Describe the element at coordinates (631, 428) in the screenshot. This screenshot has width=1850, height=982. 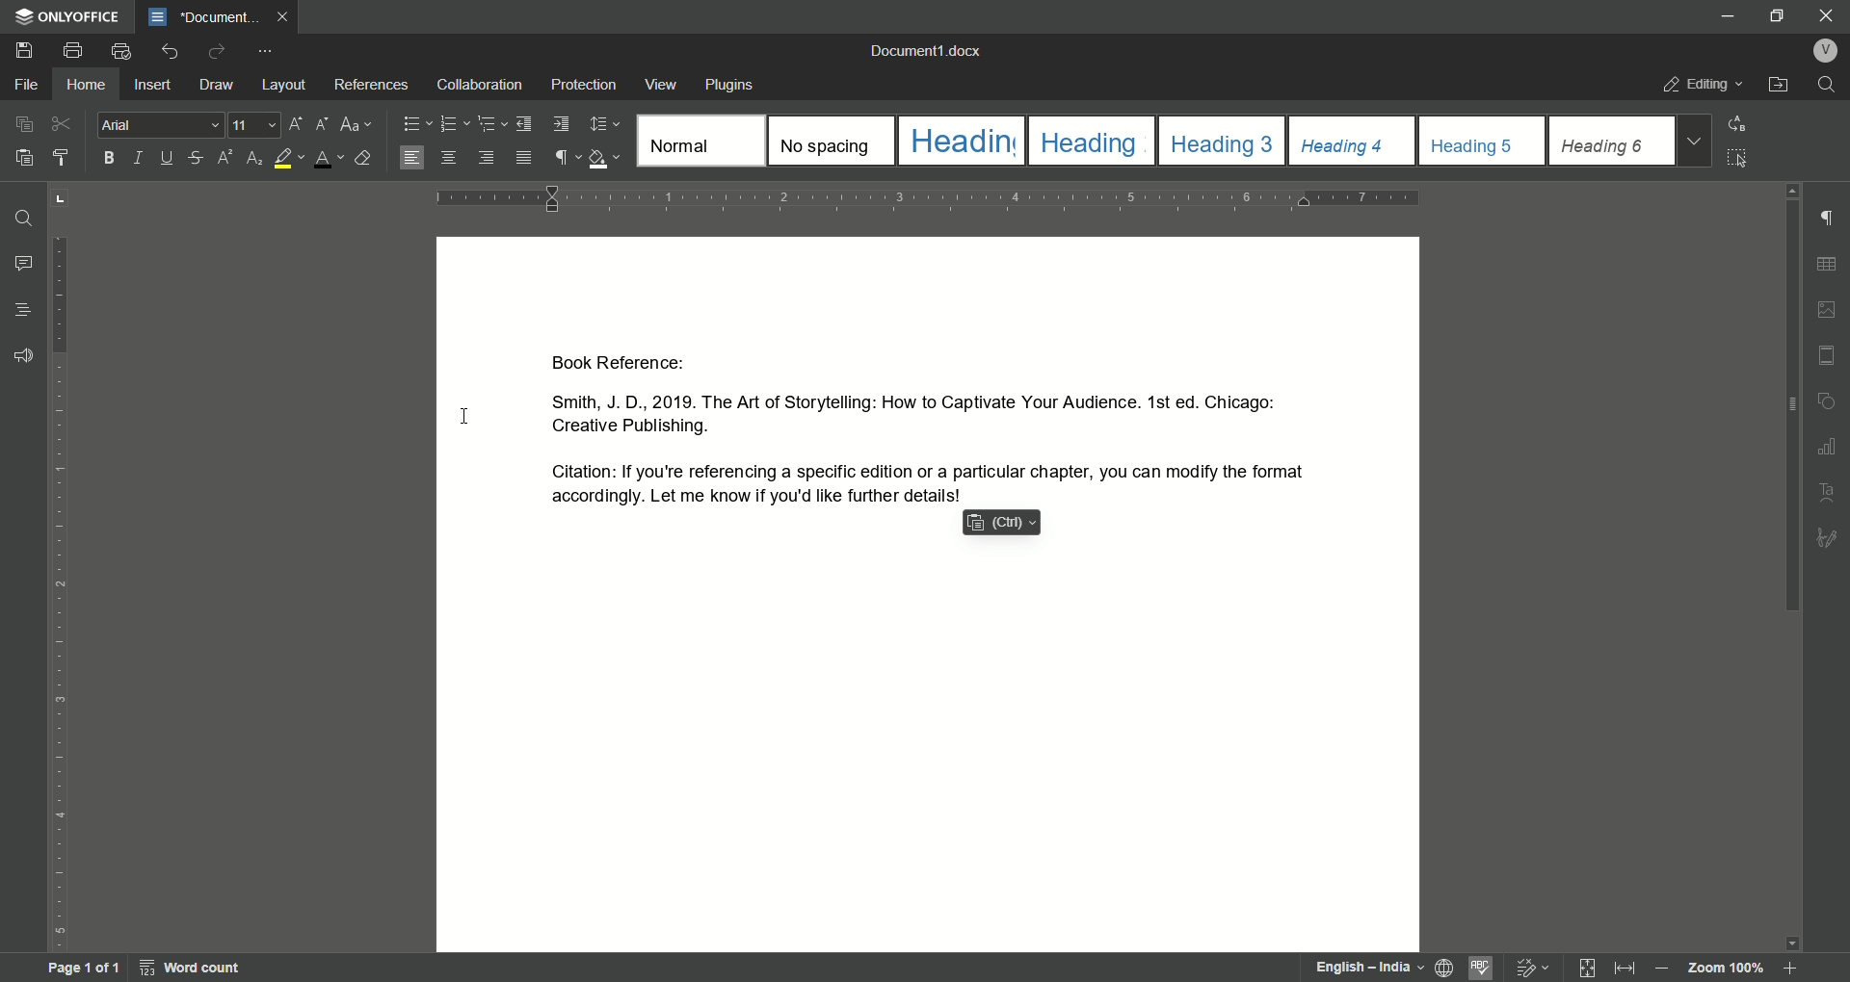
I see `Creative Publishing.` at that location.